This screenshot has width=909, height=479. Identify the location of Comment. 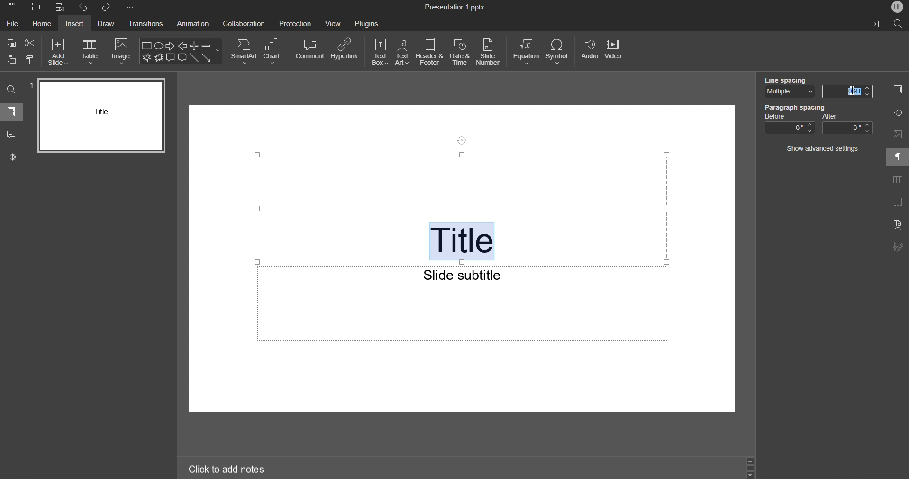
(309, 51).